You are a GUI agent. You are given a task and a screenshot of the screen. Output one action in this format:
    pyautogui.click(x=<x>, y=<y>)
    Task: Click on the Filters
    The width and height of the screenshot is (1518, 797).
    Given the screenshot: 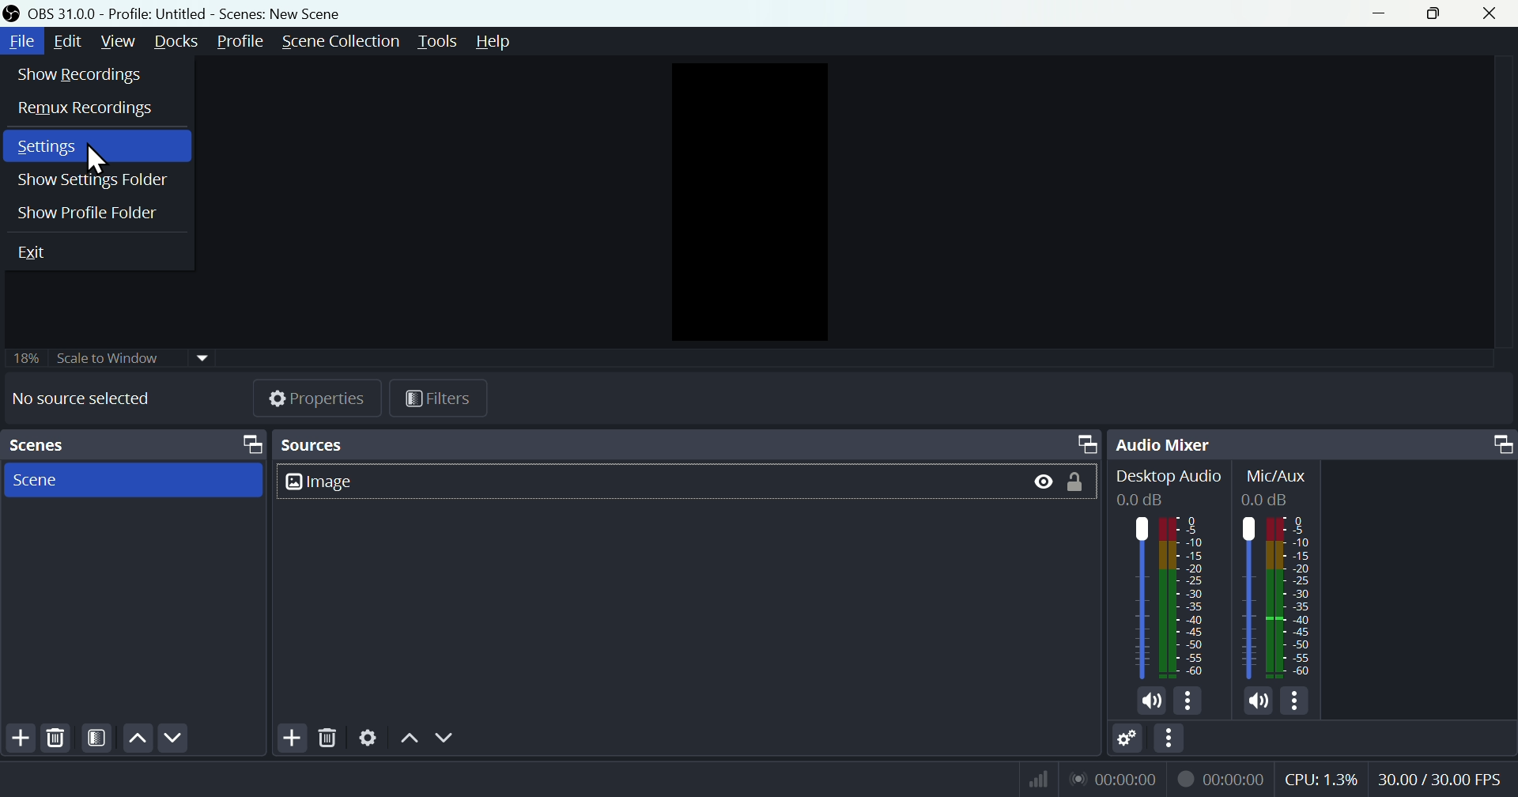 What is the action you would take?
    pyautogui.click(x=436, y=396)
    